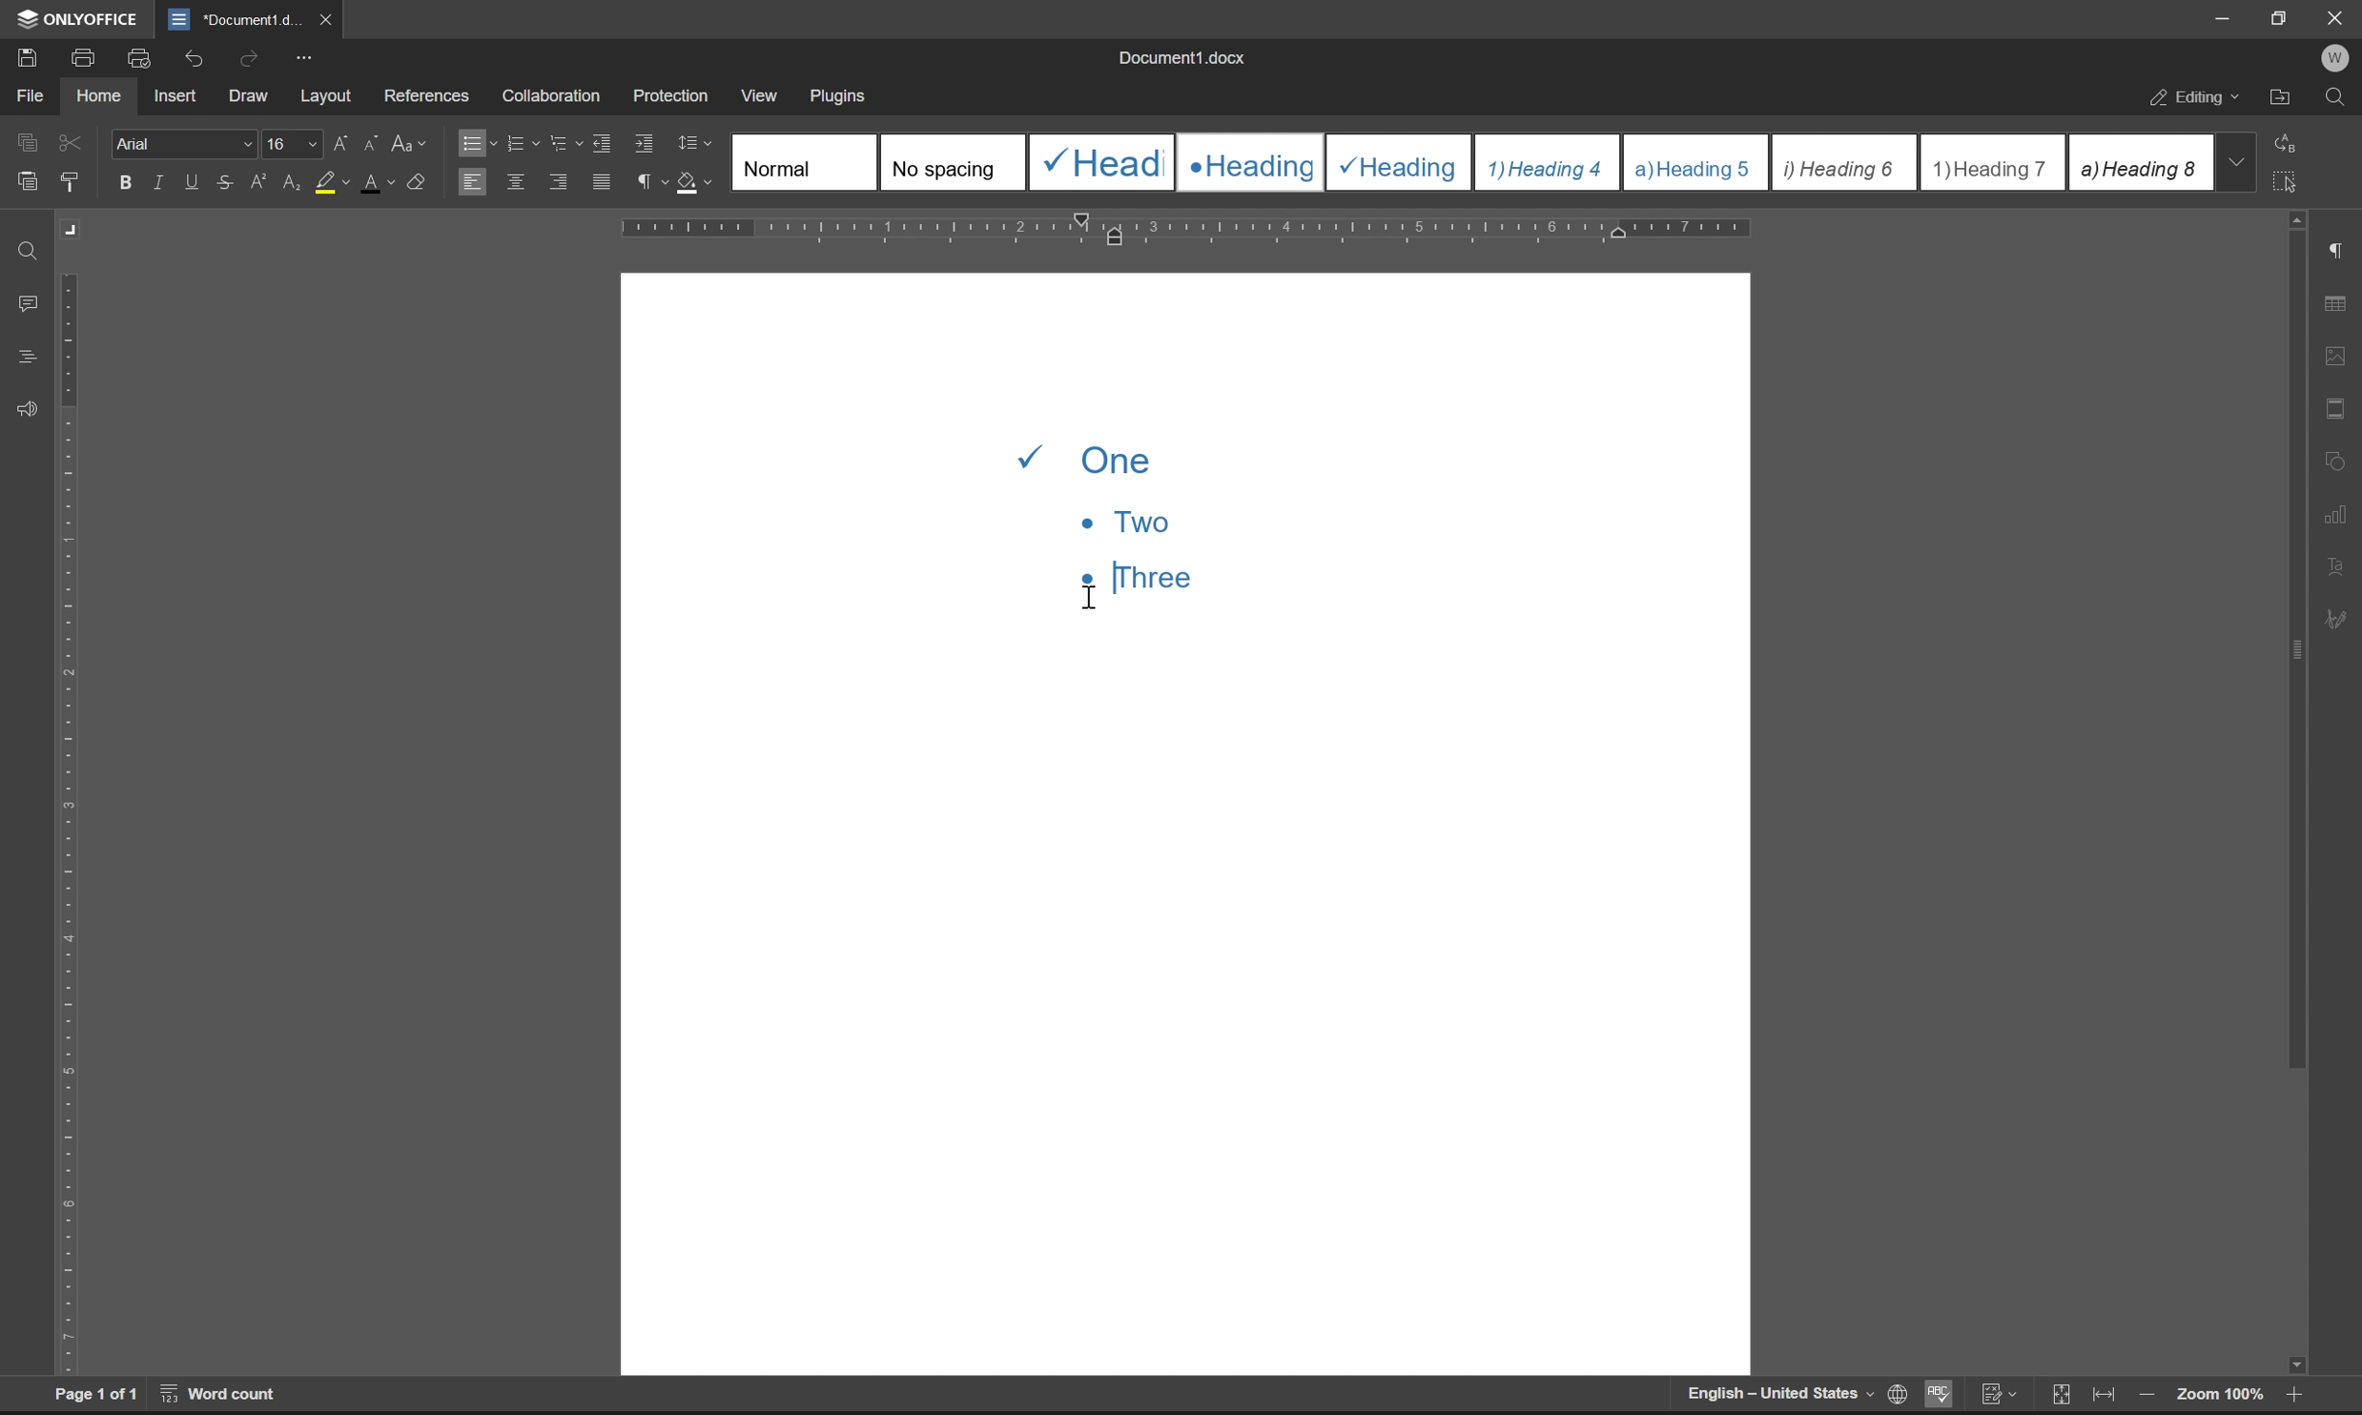  Describe the element at coordinates (97, 93) in the screenshot. I see `home` at that location.